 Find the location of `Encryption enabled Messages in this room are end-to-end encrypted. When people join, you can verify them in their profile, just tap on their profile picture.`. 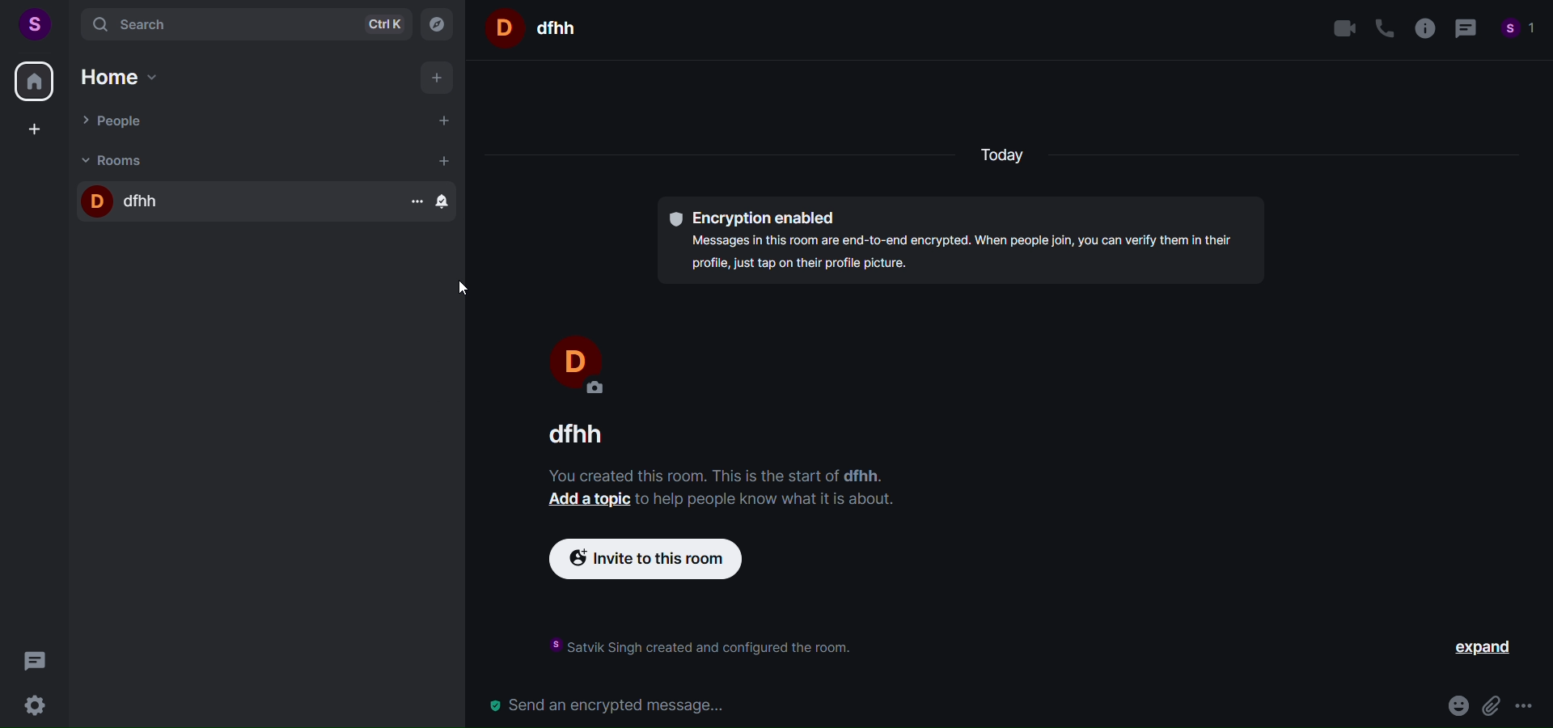

Encryption enabled Messages in this room are end-to-end encrypted. When people join, you can verify them in their profile, just tap on their profile picture. is located at coordinates (961, 243).